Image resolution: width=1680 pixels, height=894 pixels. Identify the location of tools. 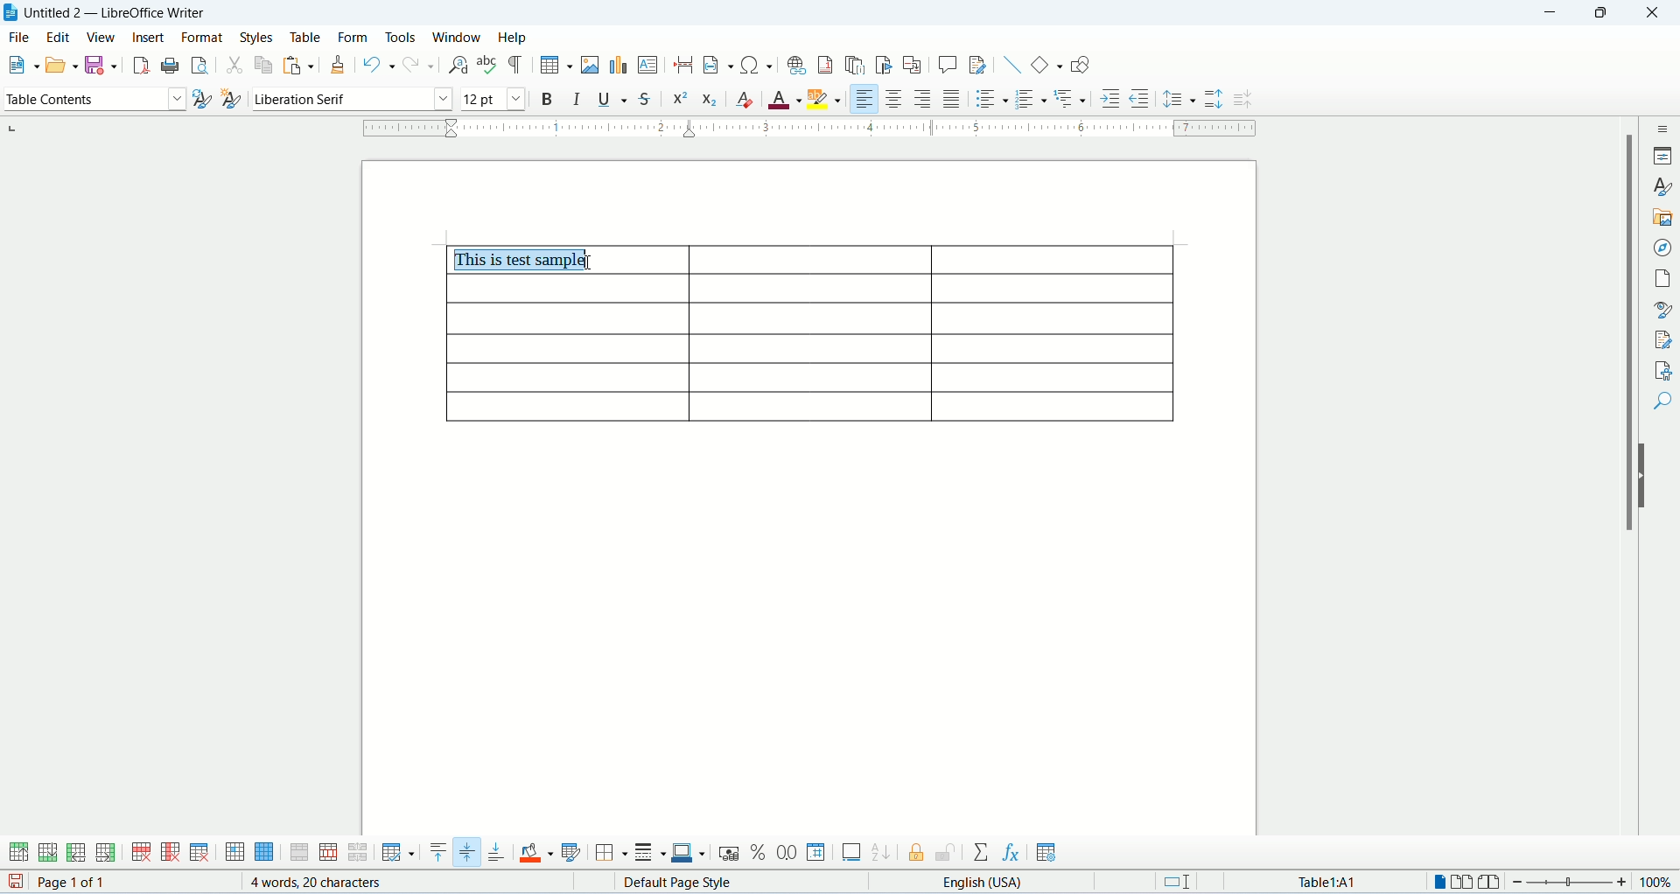
(406, 37).